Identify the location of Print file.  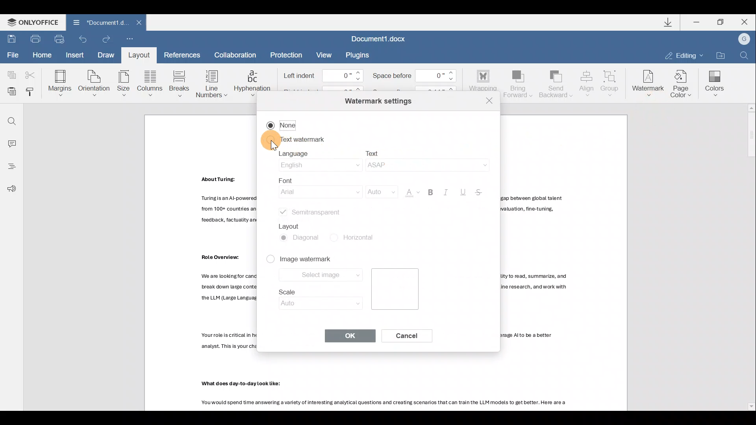
(33, 39).